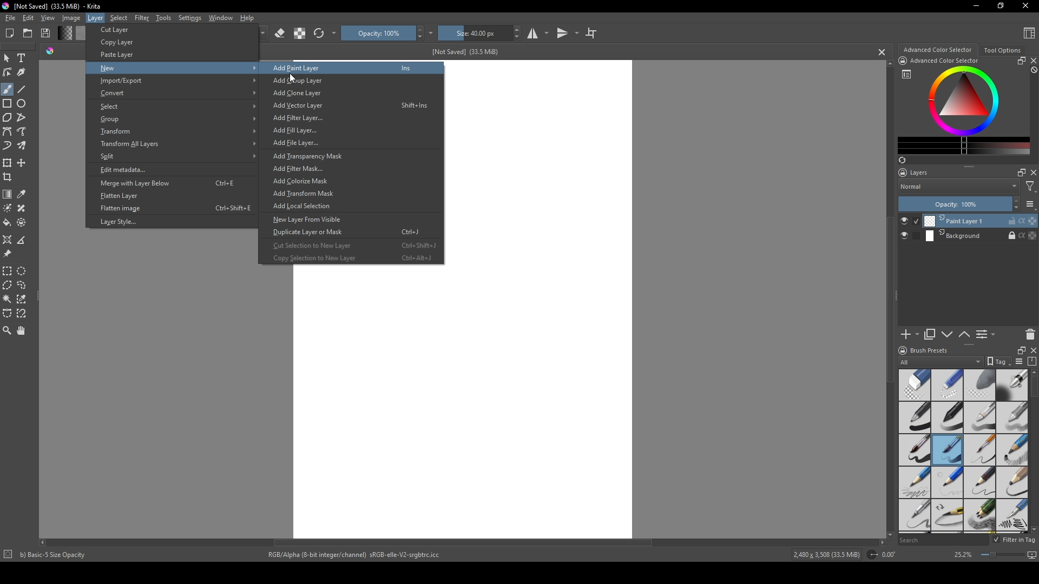 The height and width of the screenshot is (584, 1039). Describe the element at coordinates (23, 117) in the screenshot. I see `polyline` at that location.